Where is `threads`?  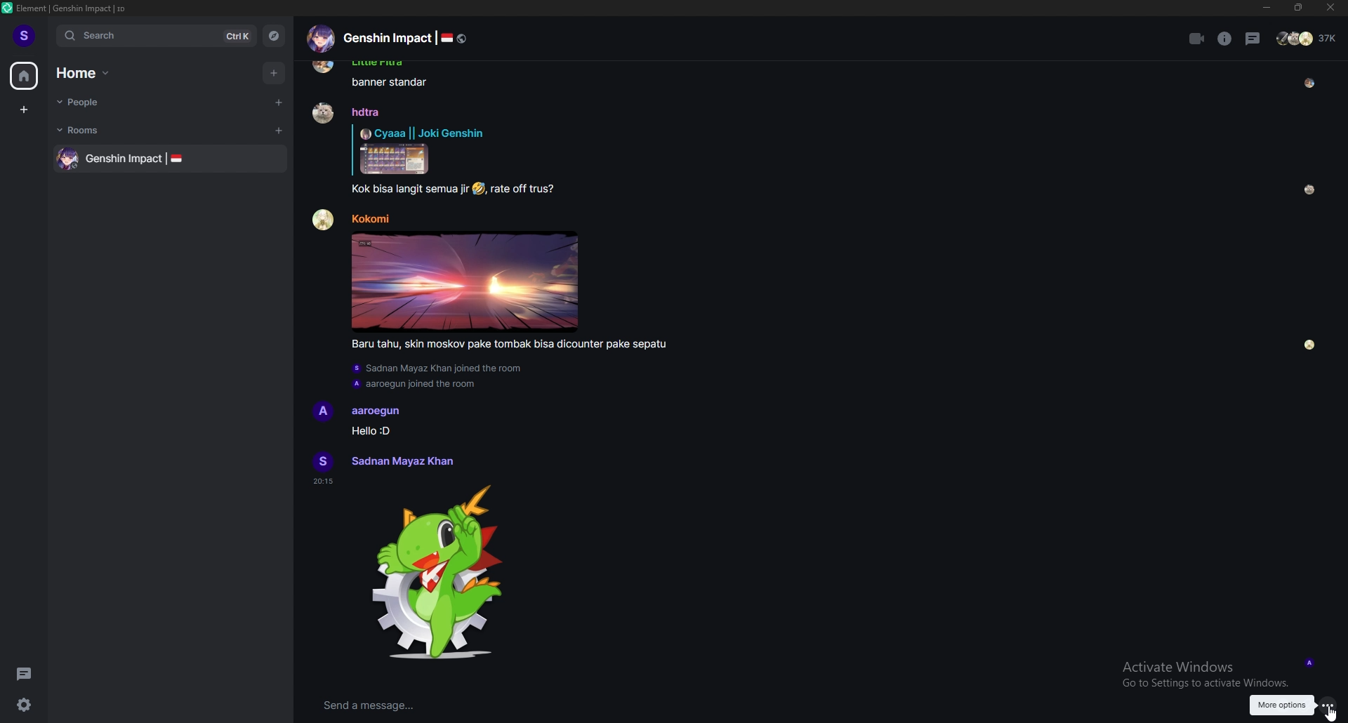
threads is located at coordinates (1253, 39).